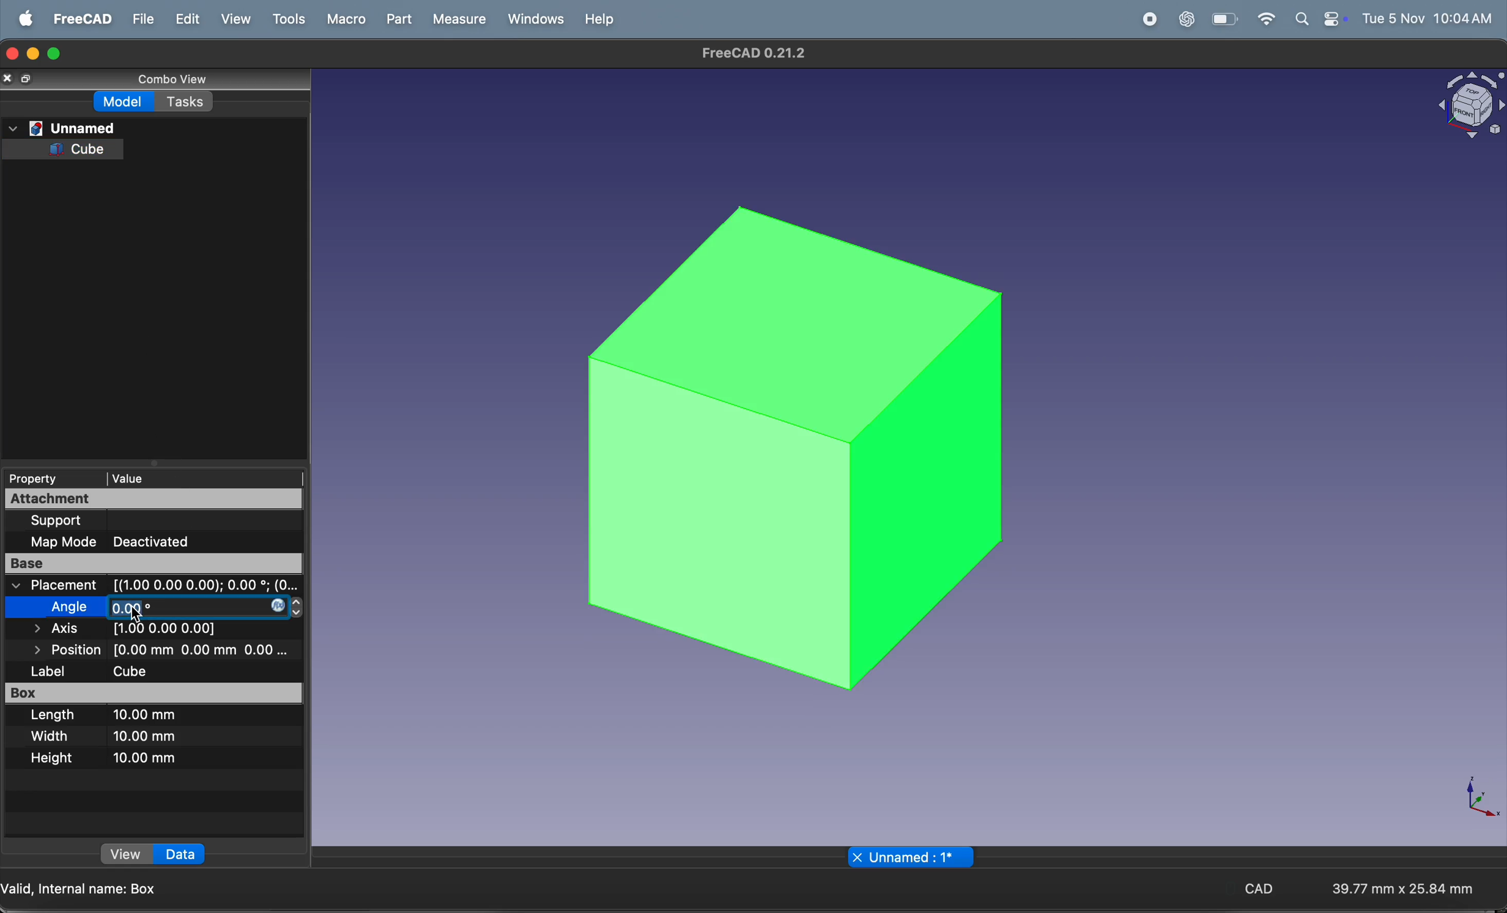  I want to click on Cube, so click(64, 151).